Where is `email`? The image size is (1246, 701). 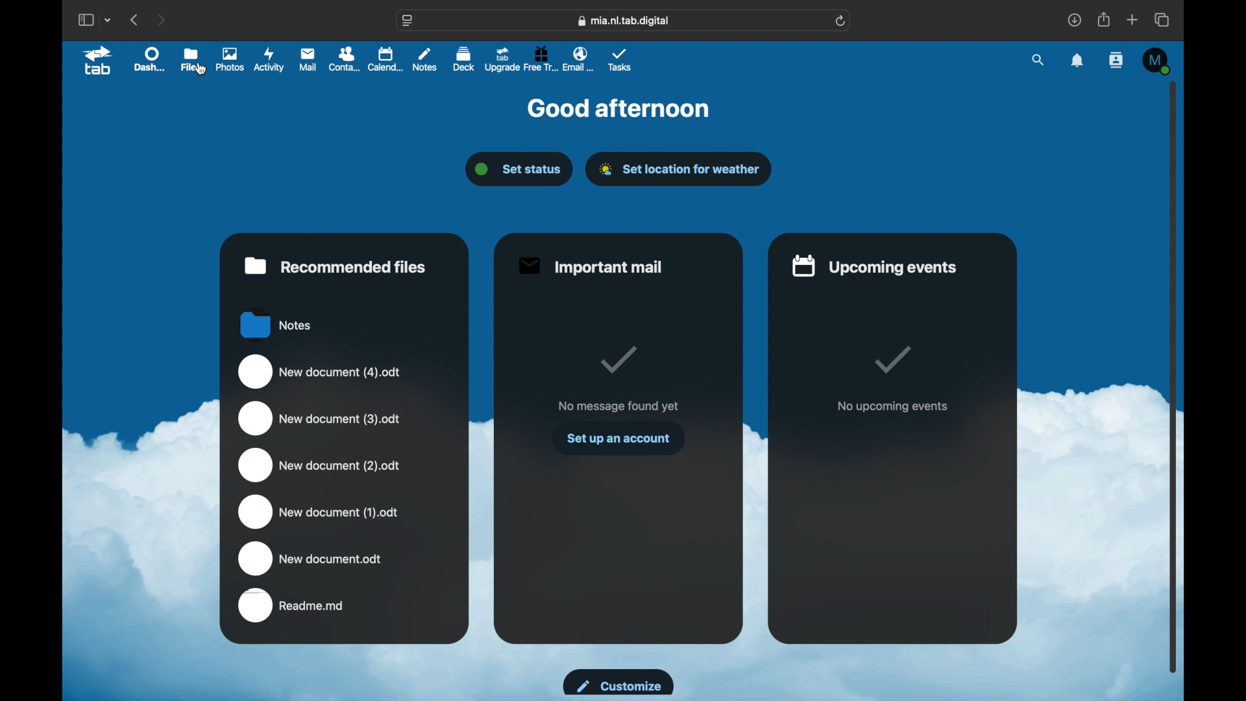 email is located at coordinates (580, 58).